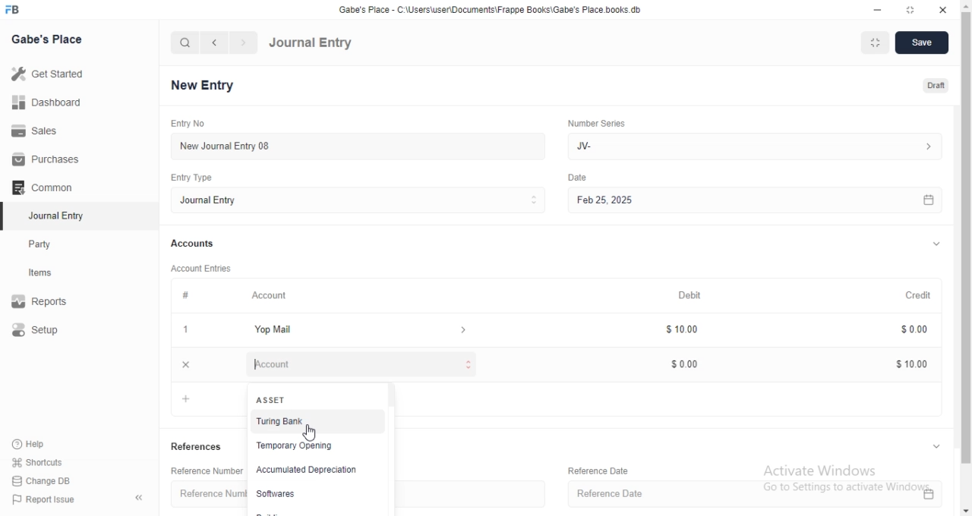  What do you see at coordinates (693, 363) in the screenshot?
I see `$0.00` at bounding box center [693, 363].